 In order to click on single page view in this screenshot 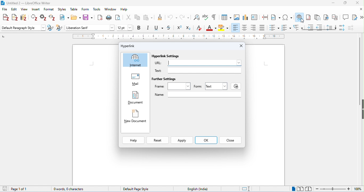, I will do `click(293, 189)`.